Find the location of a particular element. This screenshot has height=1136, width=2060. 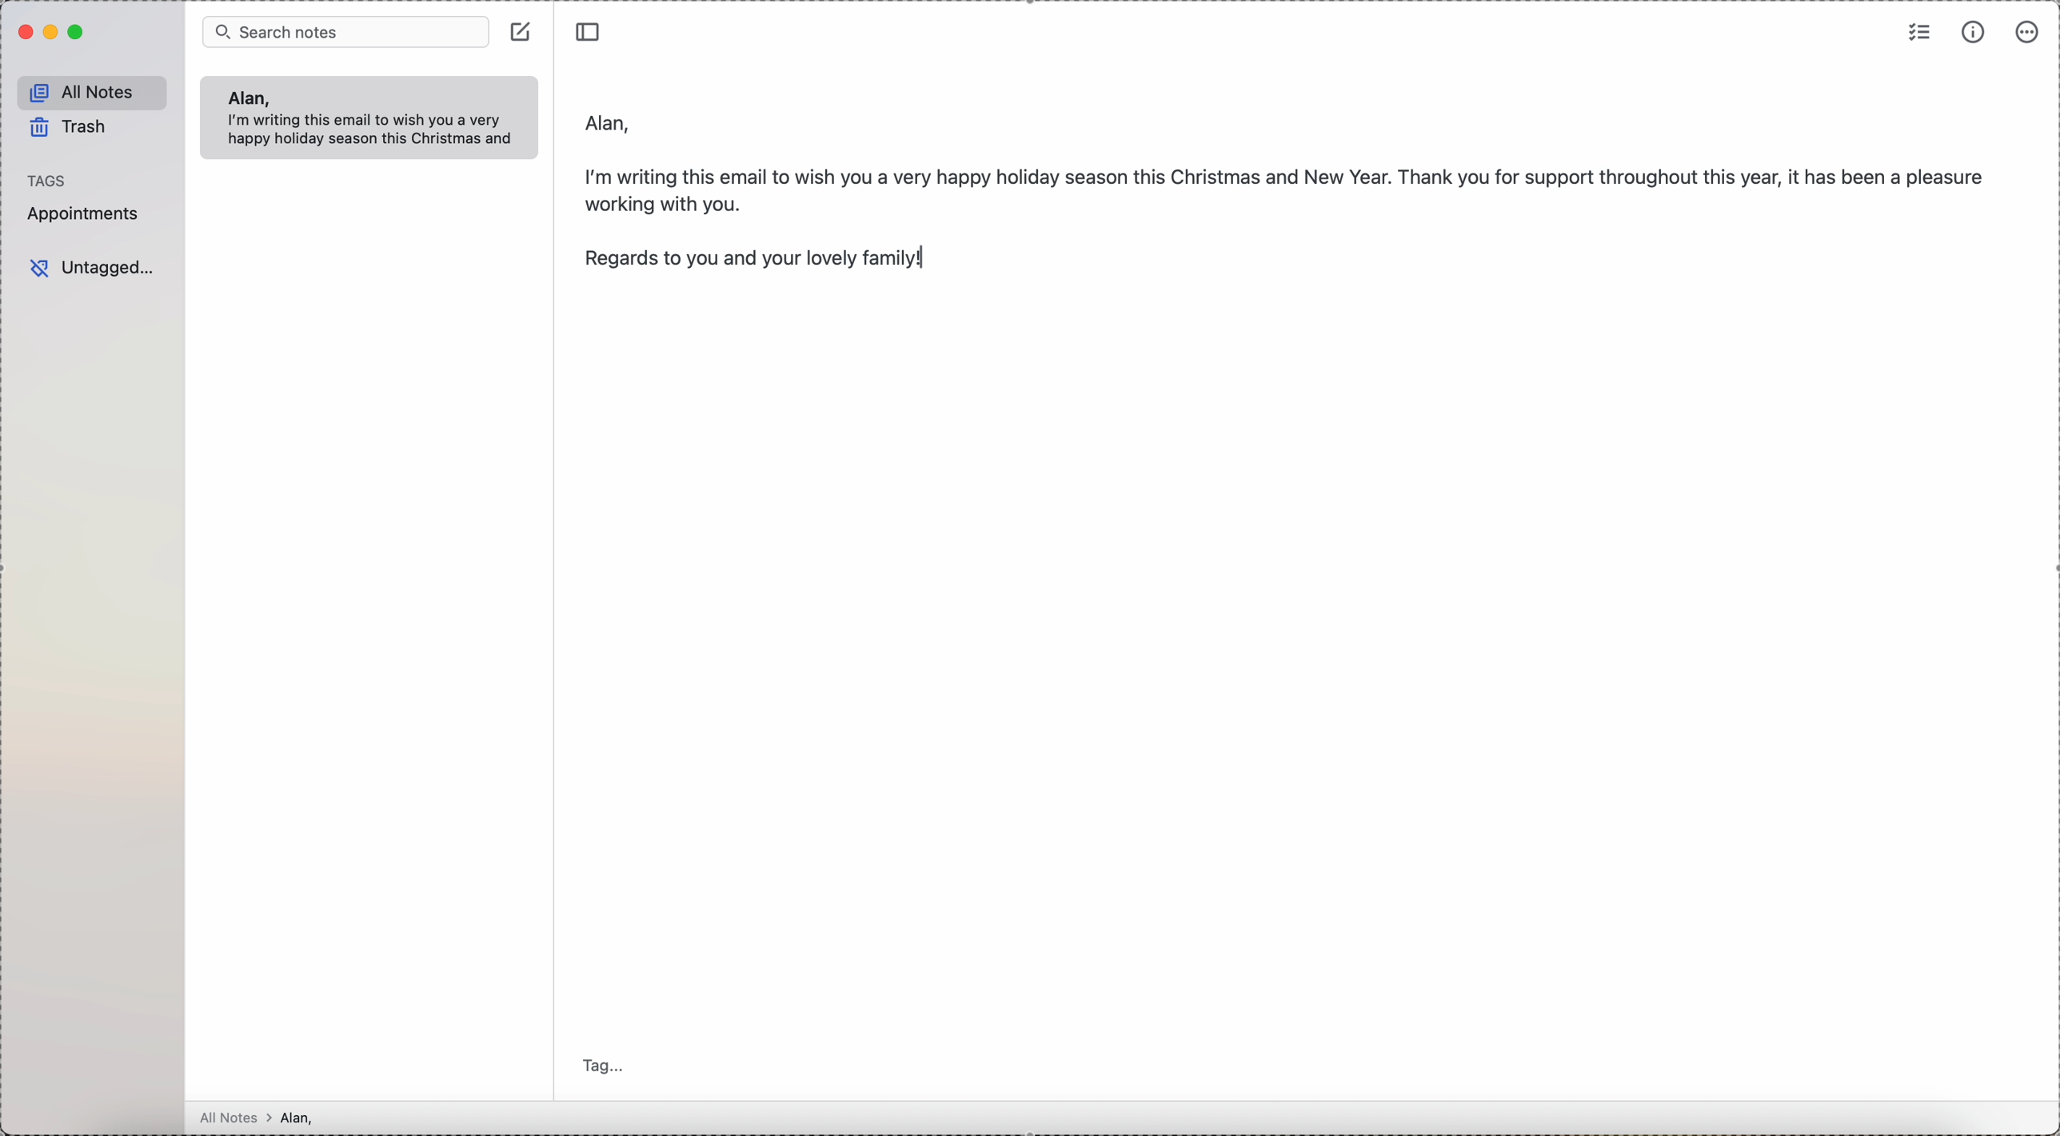

toggle sidebar is located at coordinates (590, 29).